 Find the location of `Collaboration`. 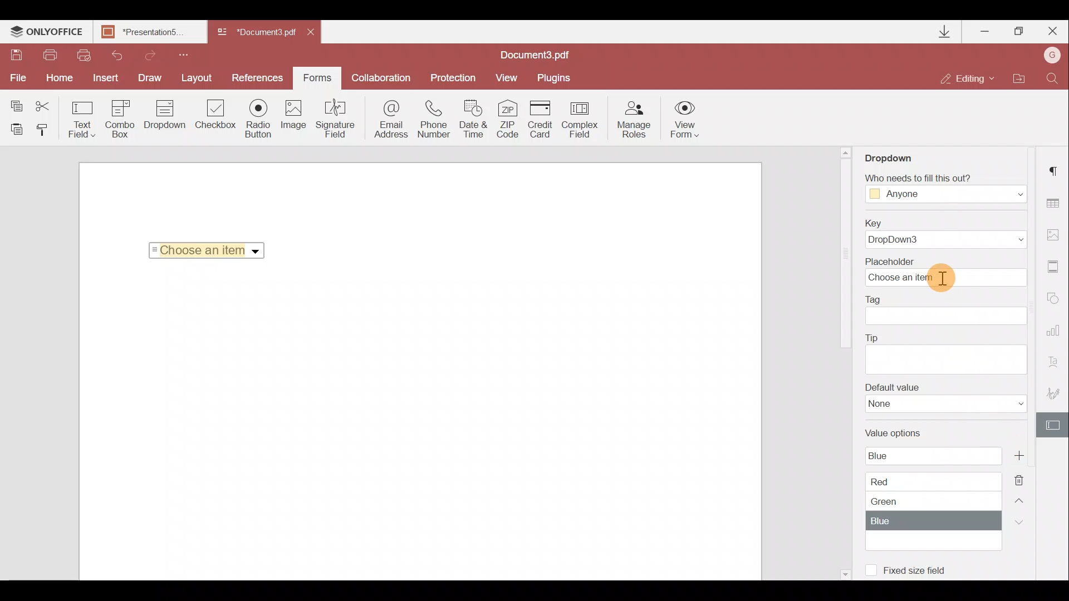

Collaboration is located at coordinates (381, 76).